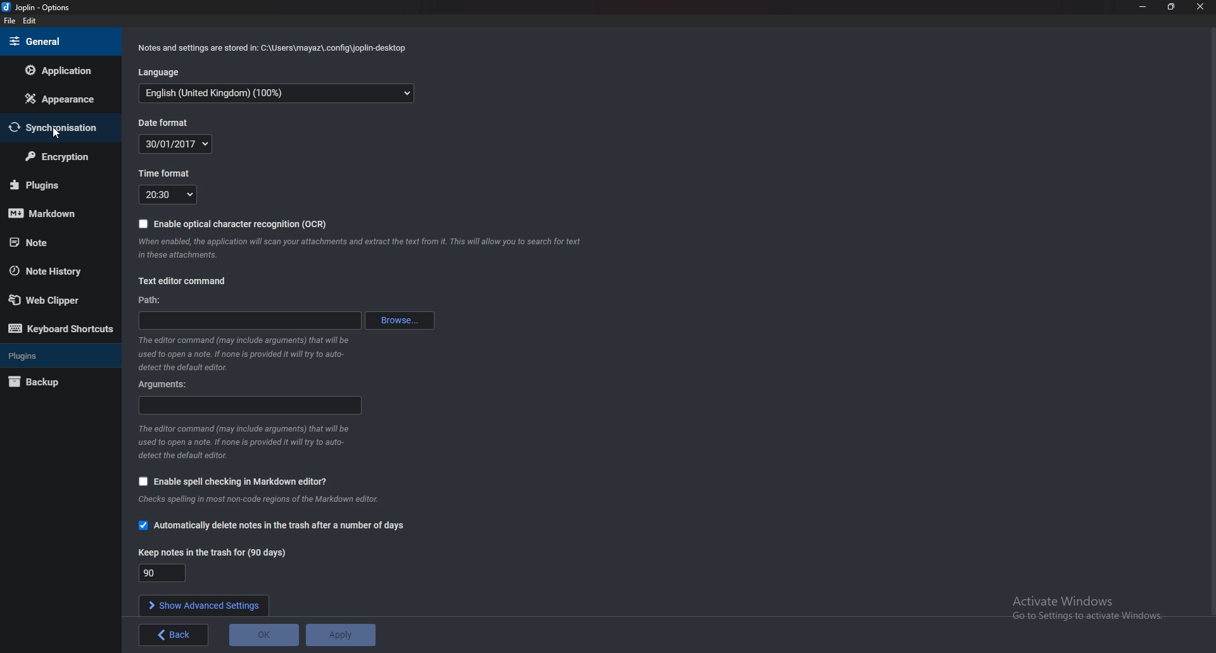  What do you see at coordinates (399, 320) in the screenshot?
I see `Browse` at bounding box center [399, 320].